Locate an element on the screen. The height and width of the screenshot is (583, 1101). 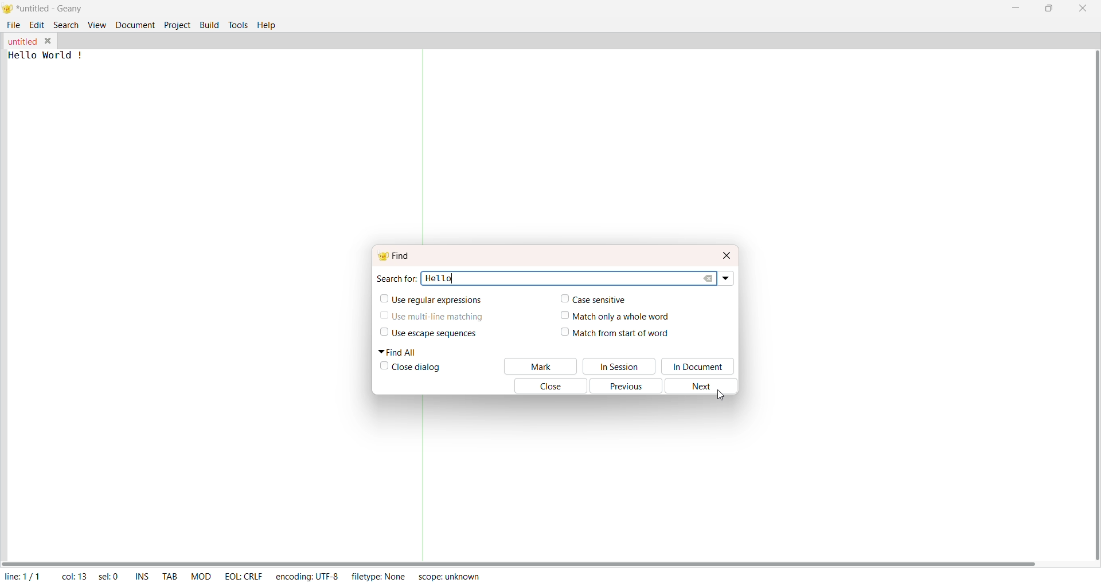
mark is located at coordinates (541, 366).